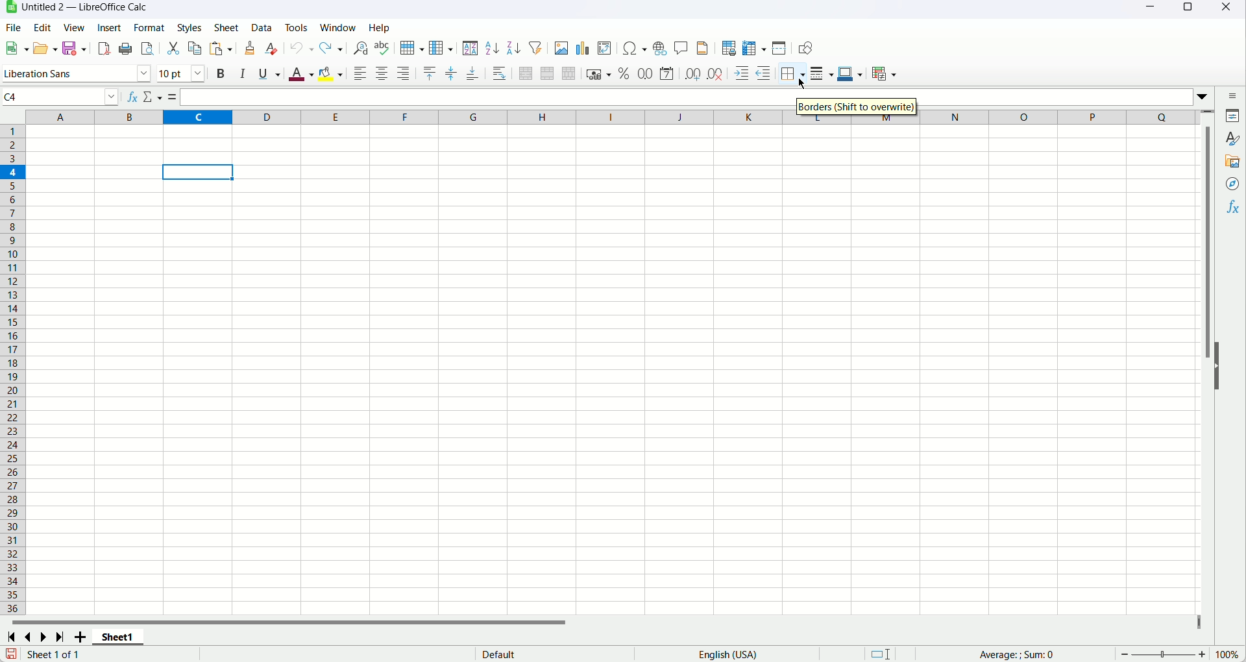 Image resolution: width=1246 pixels, height=662 pixels. What do you see at coordinates (1232, 138) in the screenshot?
I see `Styles` at bounding box center [1232, 138].